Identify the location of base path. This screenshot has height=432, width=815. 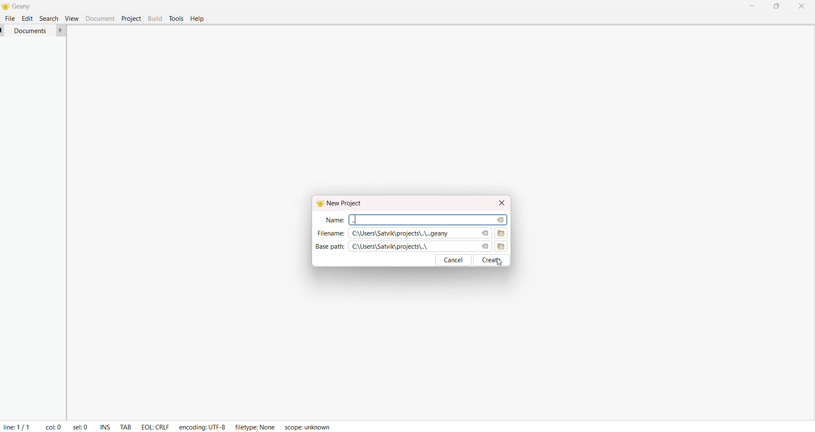
(328, 246).